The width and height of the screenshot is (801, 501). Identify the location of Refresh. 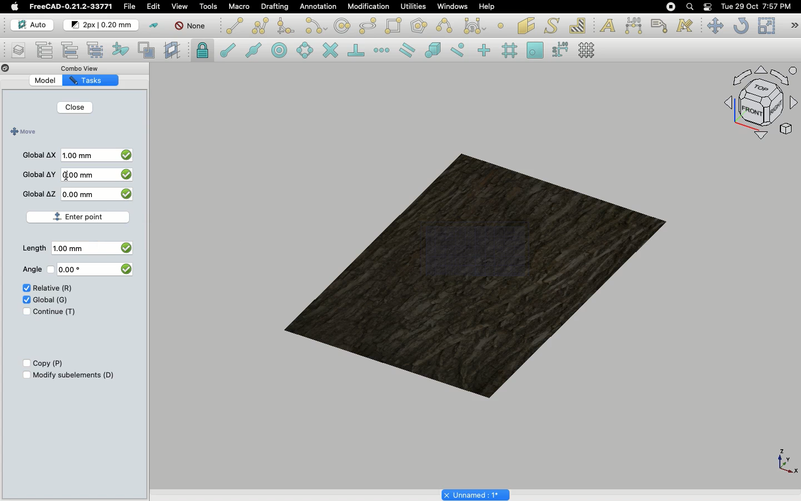
(741, 27).